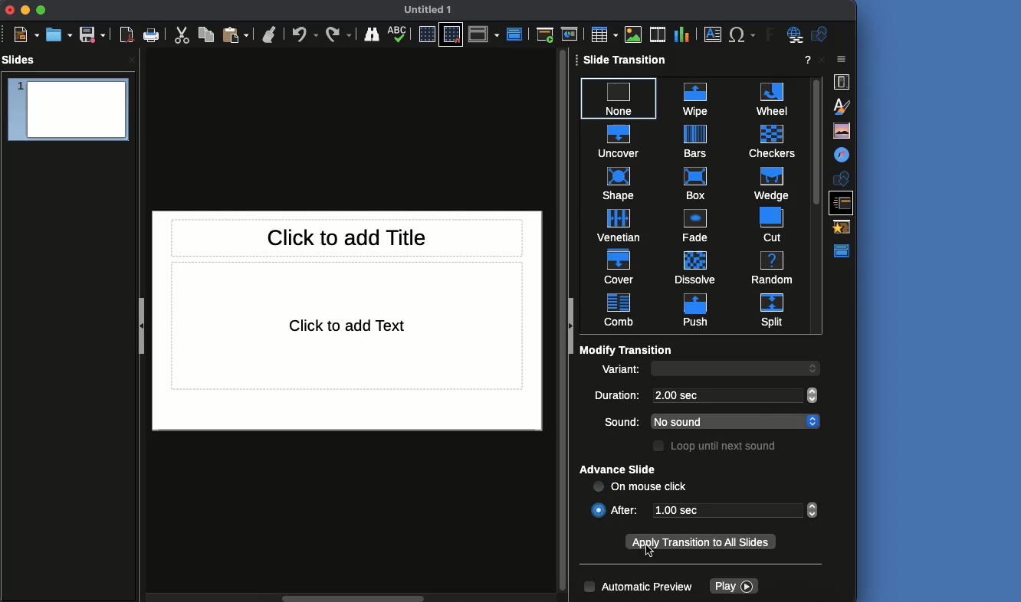 This screenshot has height=602, width=1021. I want to click on Finder, so click(374, 35).